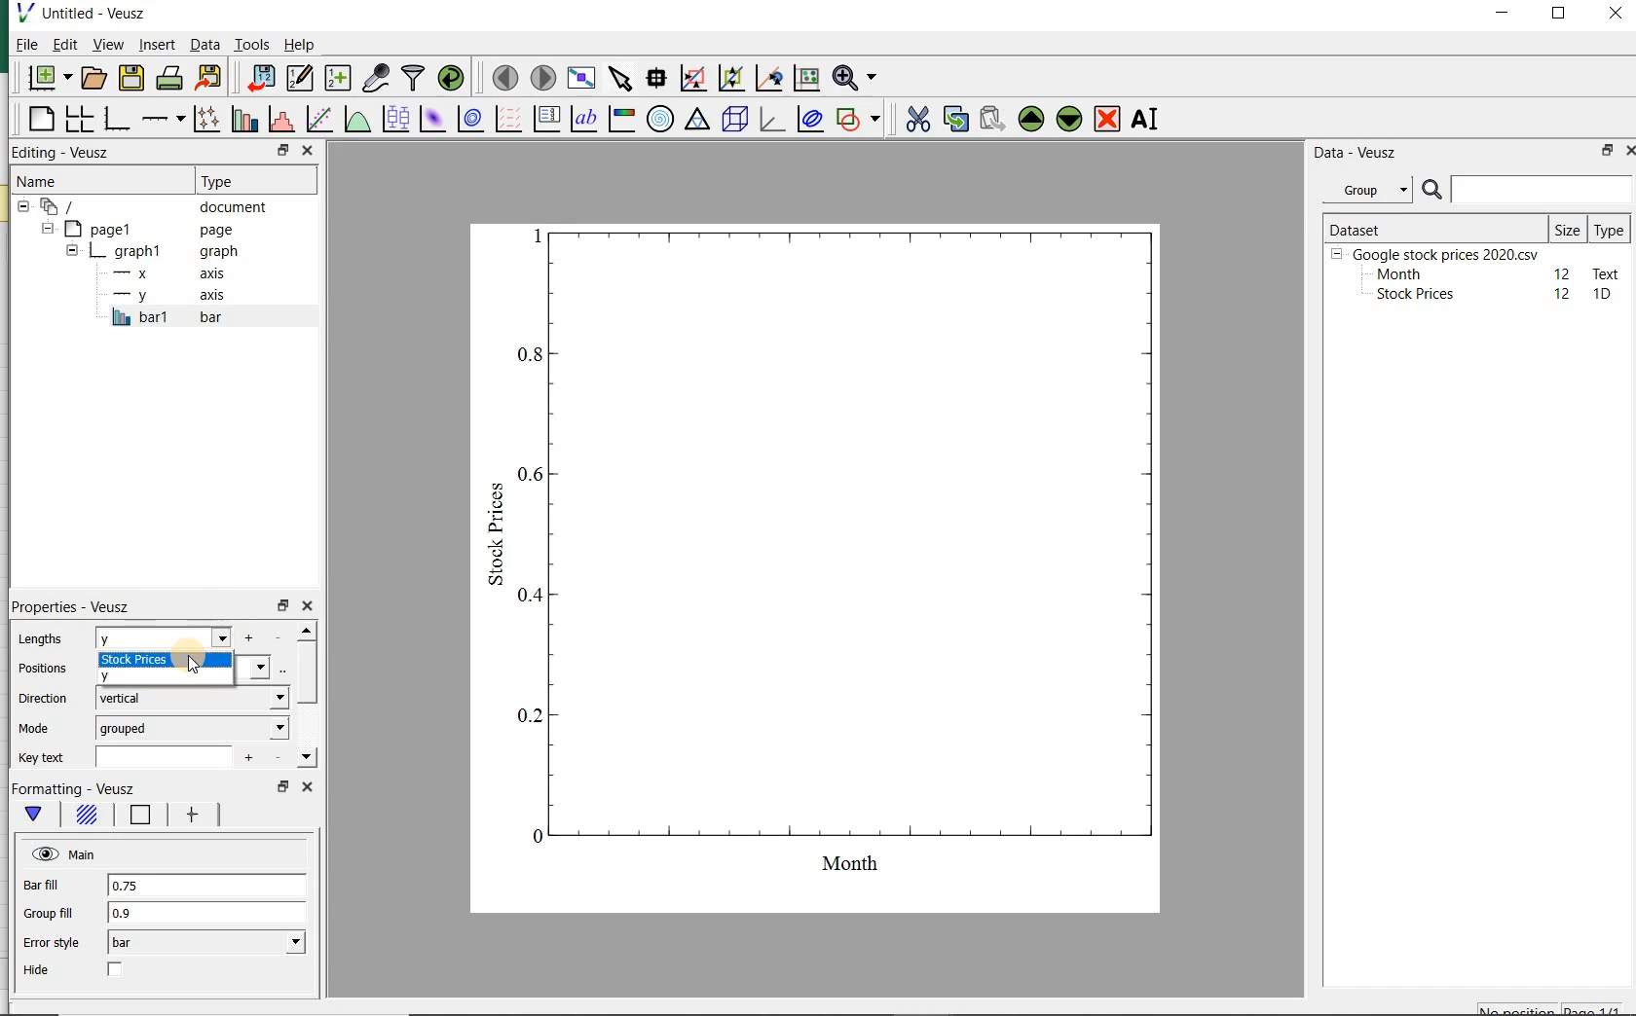 Image resolution: width=1636 pixels, height=1016 pixels. Describe the element at coordinates (455, 79) in the screenshot. I see `reload linked datasets` at that location.